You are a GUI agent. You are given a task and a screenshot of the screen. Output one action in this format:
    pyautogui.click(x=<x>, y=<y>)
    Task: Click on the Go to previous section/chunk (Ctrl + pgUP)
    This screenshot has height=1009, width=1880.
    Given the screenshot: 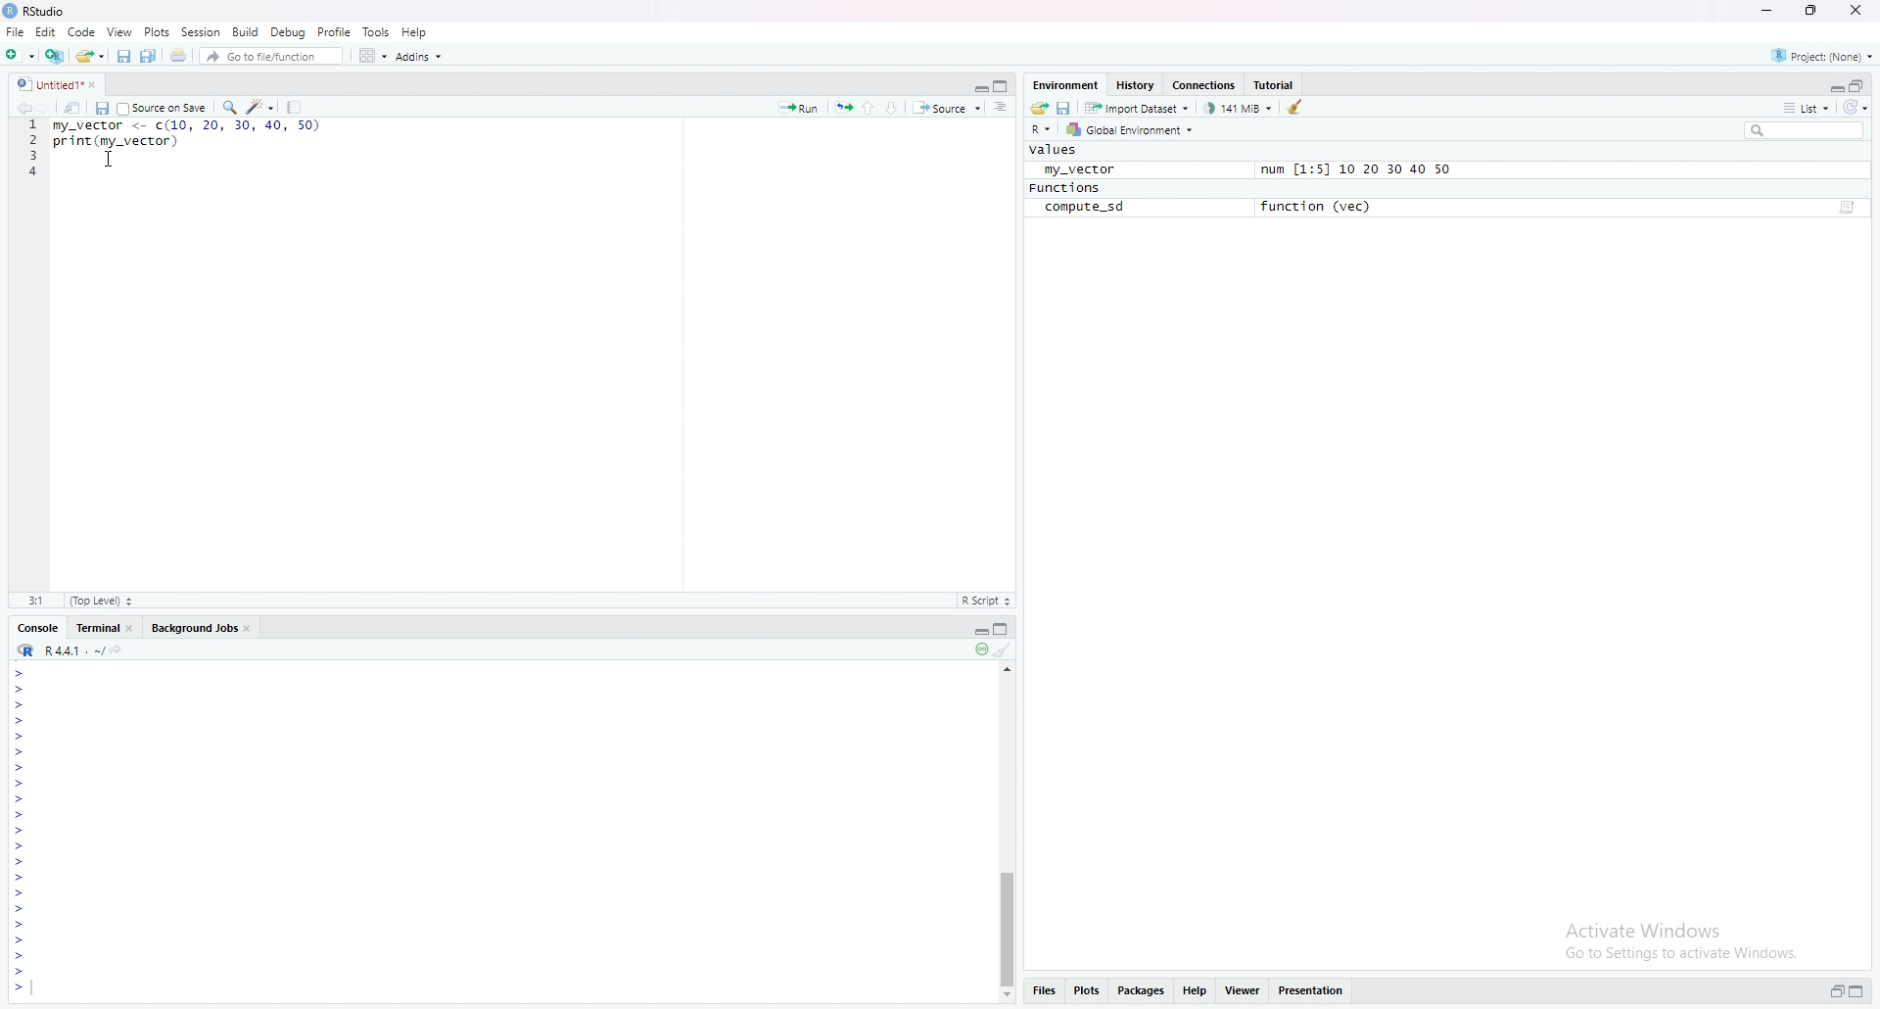 What is the action you would take?
    pyautogui.click(x=869, y=106)
    